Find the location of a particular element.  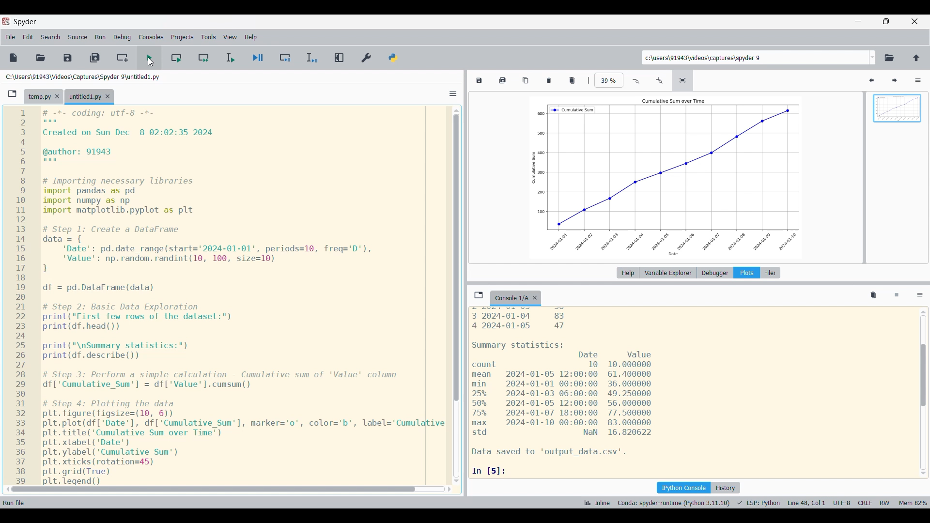

Files is located at coordinates (772, 273).